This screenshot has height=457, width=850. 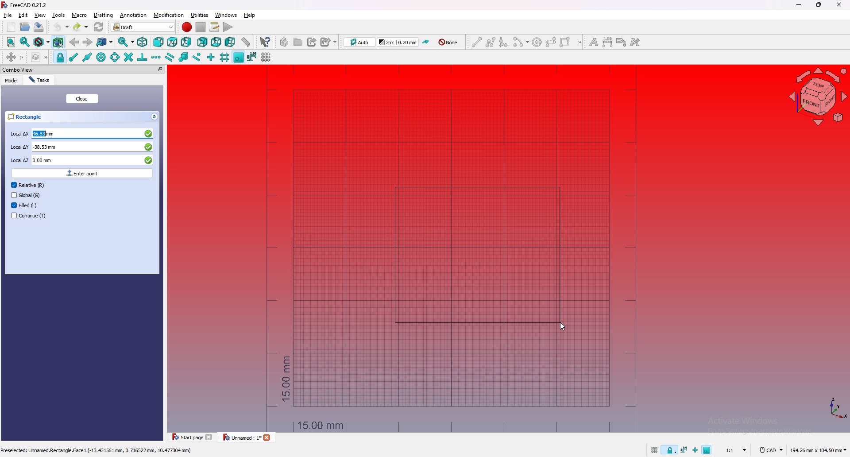 What do you see at coordinates (815, 97) in the screenshot?
I see `navigating cube` at bounding box center [815, 97].